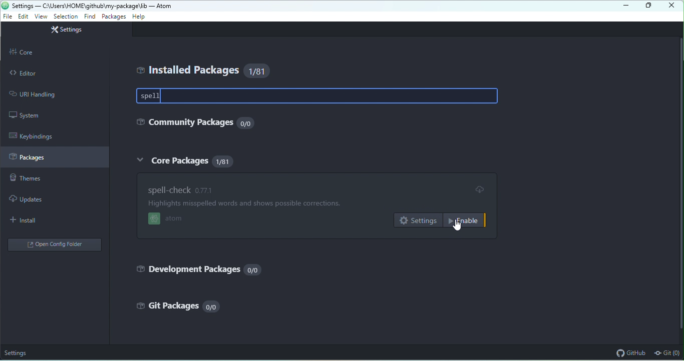  Describe the element at coordinates (56, 246) in the screenshot. I see `open config folder` at that location.